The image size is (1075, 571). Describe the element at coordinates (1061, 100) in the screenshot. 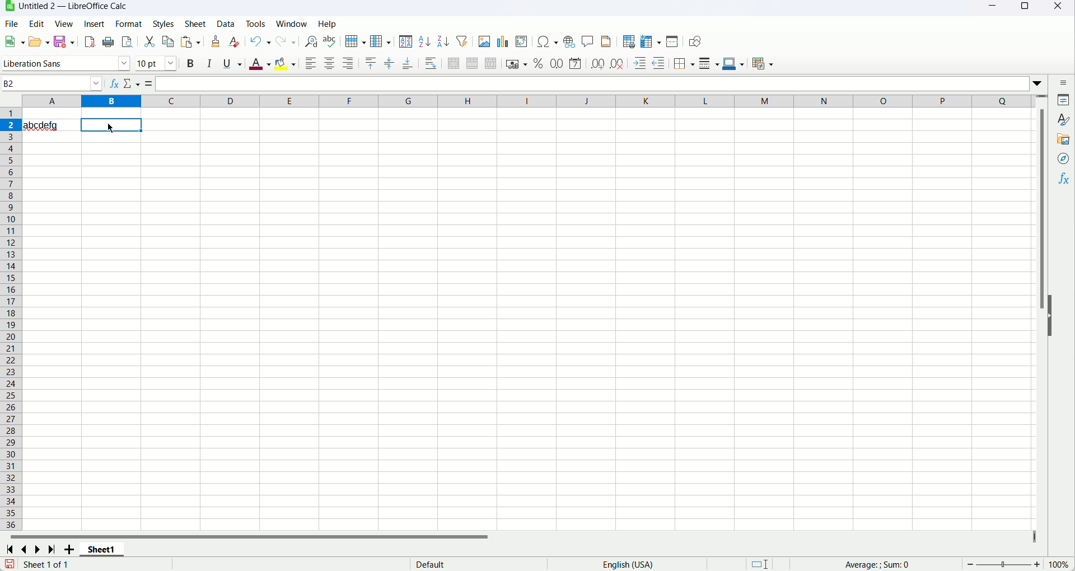

I see `properties` at that location.